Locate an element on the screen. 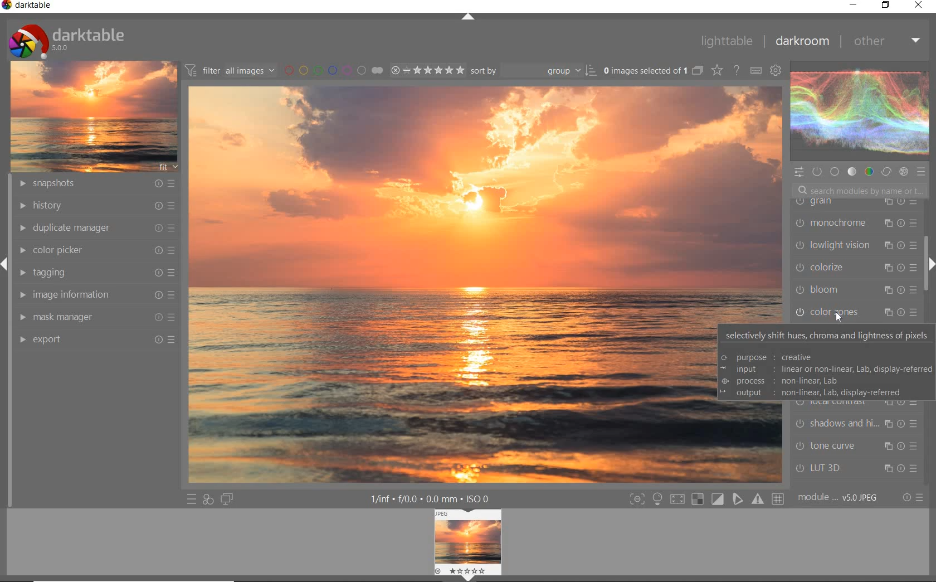 Image resolution: width=936 pixels, height=582 pixels. PRESET is located at coordinates (923, 174).